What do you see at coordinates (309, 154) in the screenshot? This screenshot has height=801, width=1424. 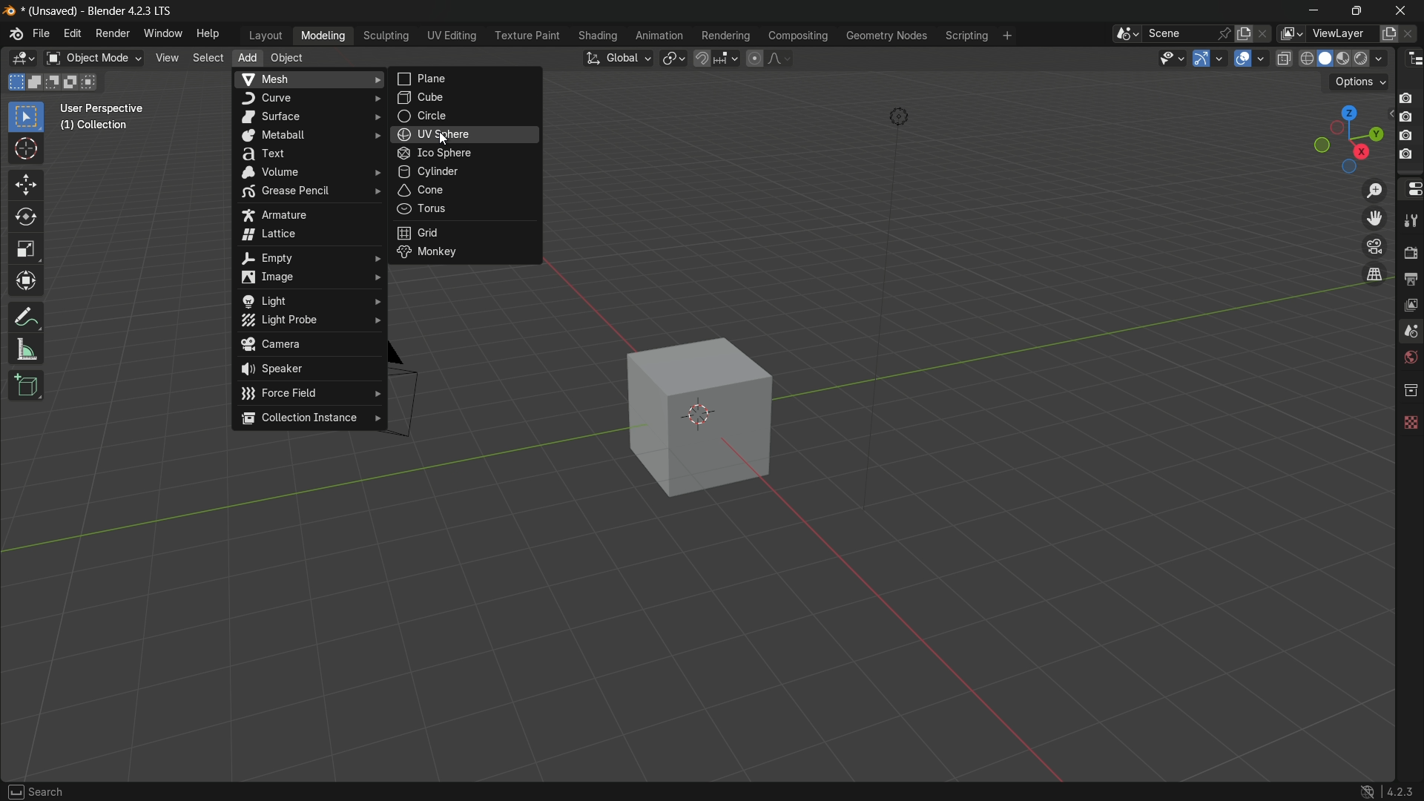 I see `text` at bounding box center [309, 154].